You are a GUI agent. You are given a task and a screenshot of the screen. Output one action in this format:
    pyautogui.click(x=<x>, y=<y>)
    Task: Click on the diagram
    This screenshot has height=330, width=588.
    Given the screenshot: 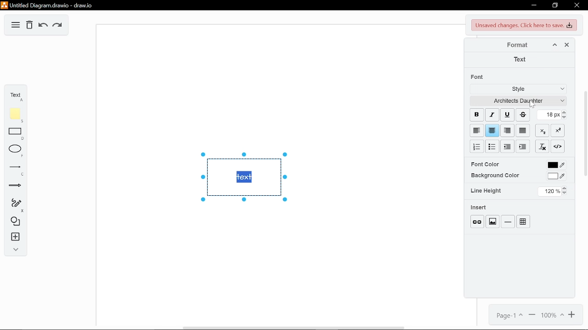 What is the action you would take?
    pyautogui.click(x=16, y=25)
    